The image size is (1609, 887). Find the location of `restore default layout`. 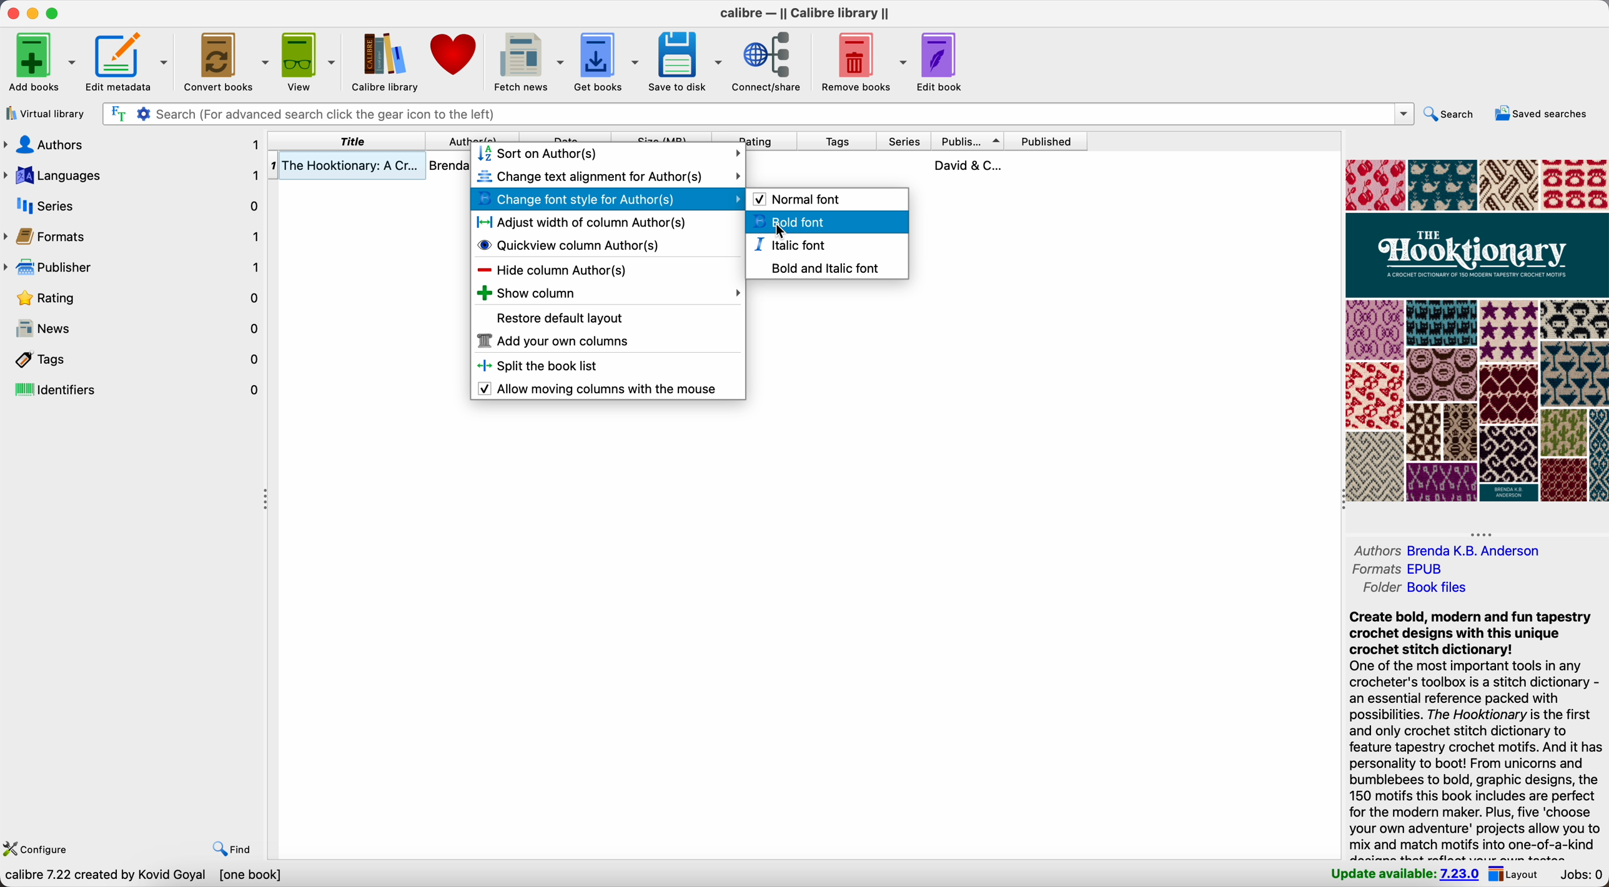

restore default layout is located at coordinates (562, 319).